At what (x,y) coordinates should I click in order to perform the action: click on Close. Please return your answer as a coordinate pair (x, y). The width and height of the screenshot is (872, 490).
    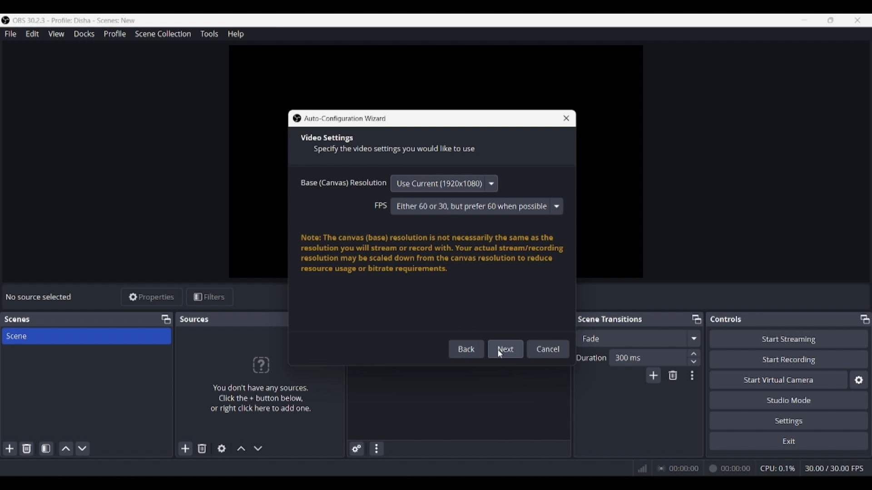
    Looking at the image, I should click on (562, 120).